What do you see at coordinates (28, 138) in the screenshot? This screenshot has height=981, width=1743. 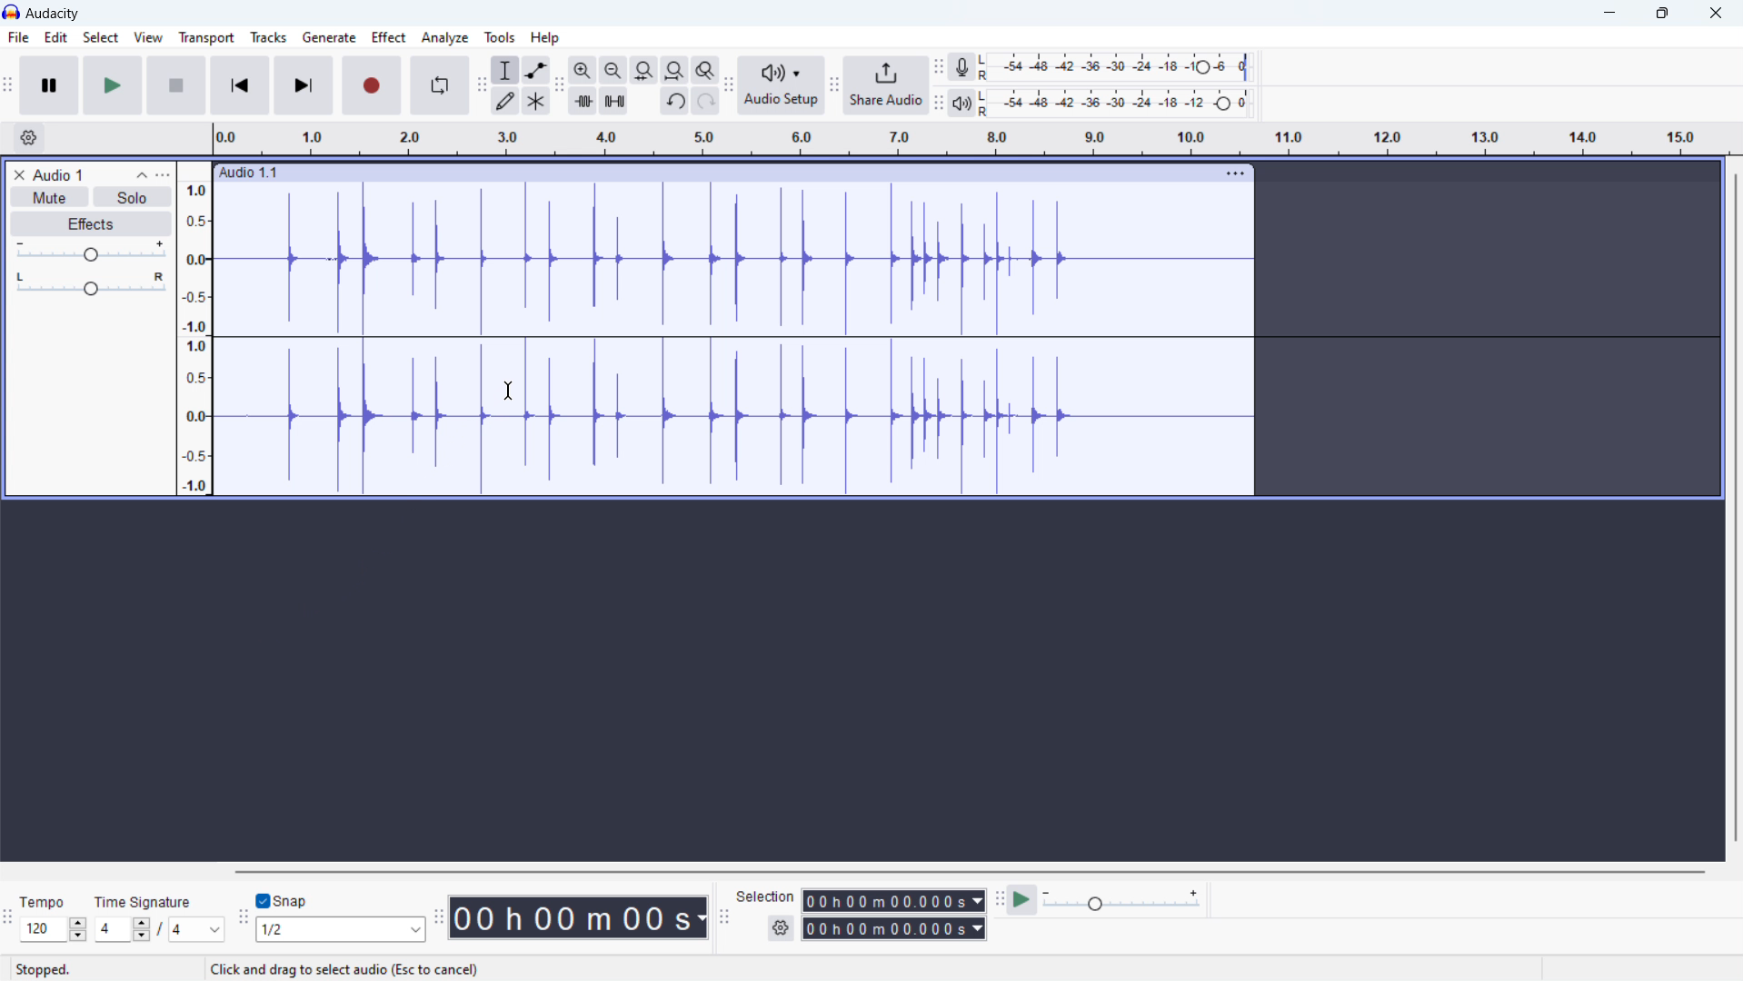 I see `timeline settings` at bounding box center [28, 138].